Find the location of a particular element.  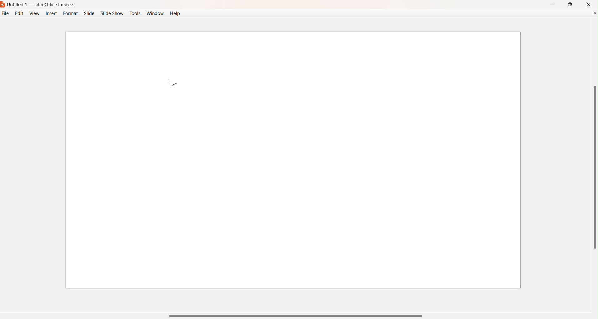

Logo is located at coordinates (3, 5).